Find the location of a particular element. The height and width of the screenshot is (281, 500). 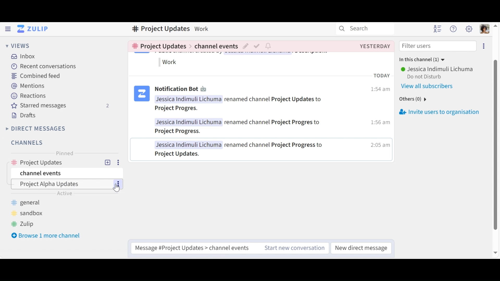

Hide Left Sidebar is located at coordinates (8, 29).